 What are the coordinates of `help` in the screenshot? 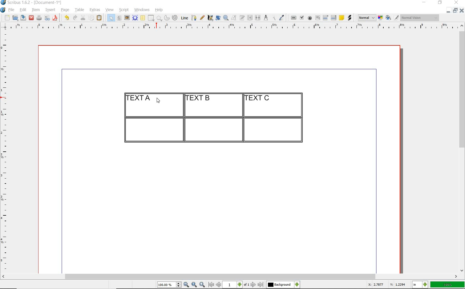 It's located at (158, 10).